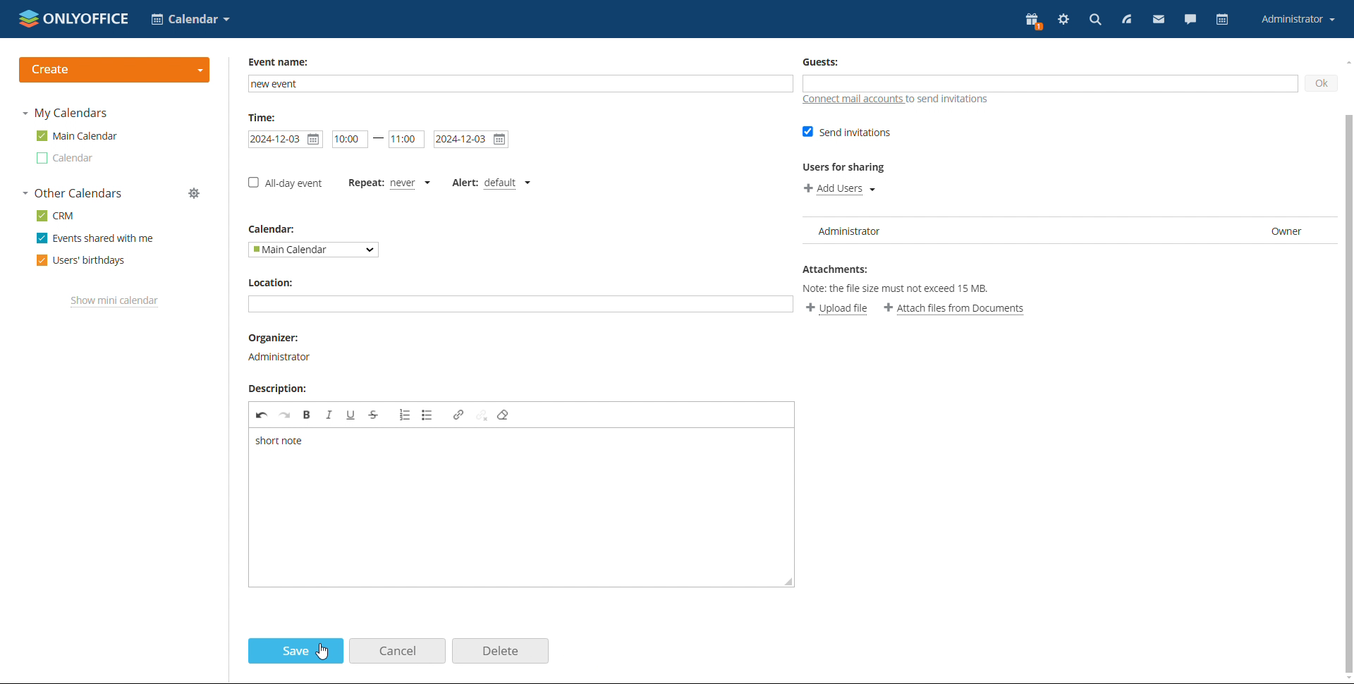  What do you see at coordinates (56, 215) in the screenshot?
I see `crm` at bounding box center [56, 215].